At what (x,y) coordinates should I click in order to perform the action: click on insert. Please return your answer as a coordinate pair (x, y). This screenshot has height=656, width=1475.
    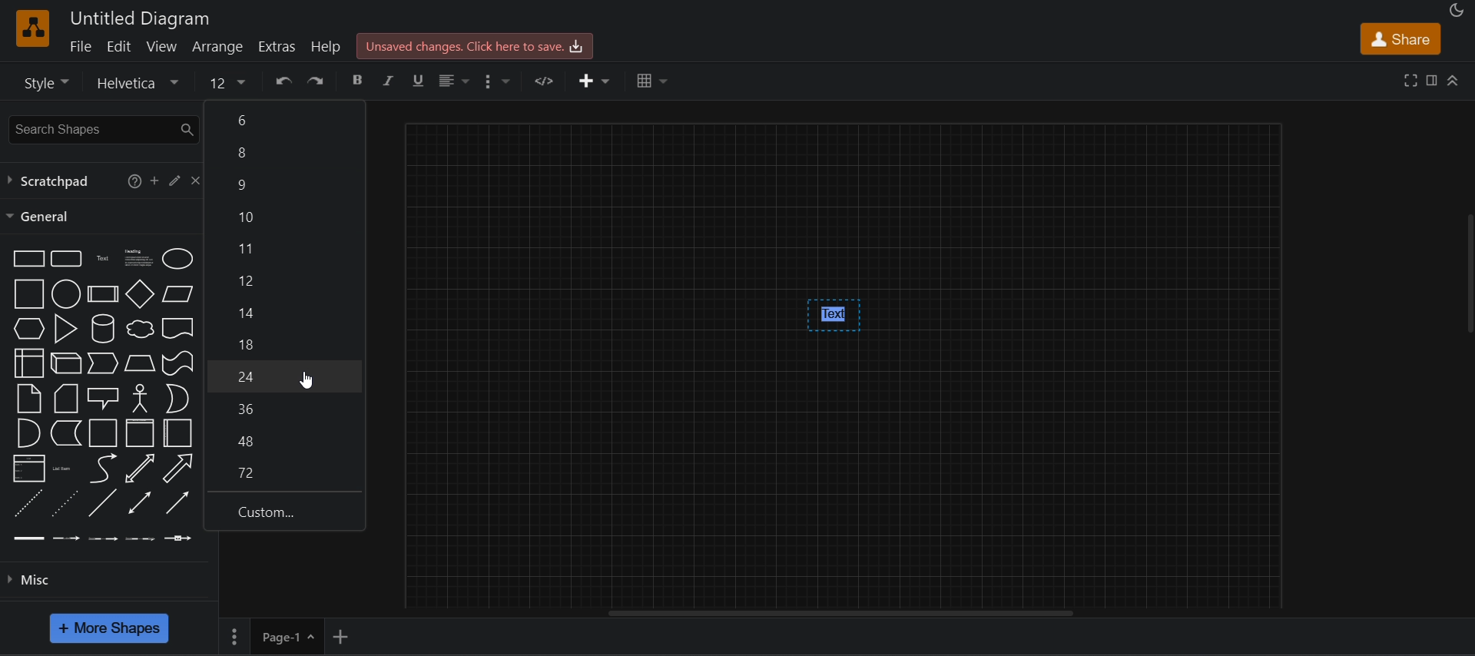
    Looking at the image, I should click on (595, 81).